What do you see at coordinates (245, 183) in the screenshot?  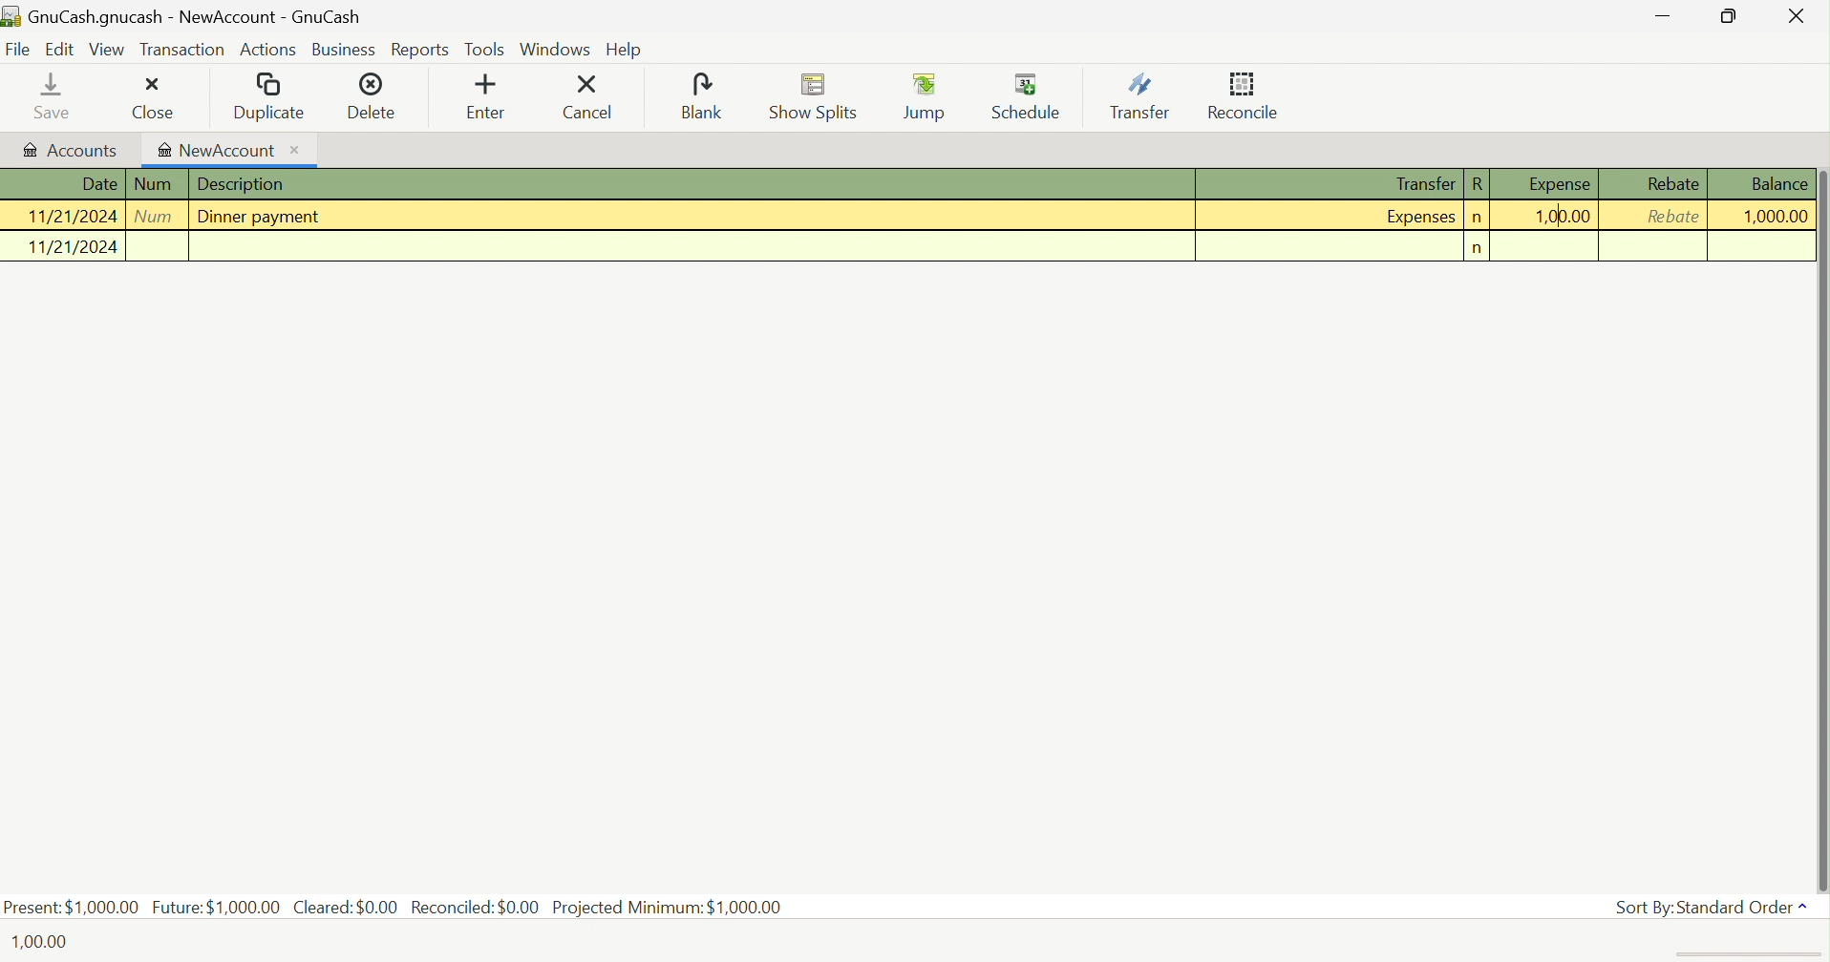 I see `Description` at bounding box center [245, 183].